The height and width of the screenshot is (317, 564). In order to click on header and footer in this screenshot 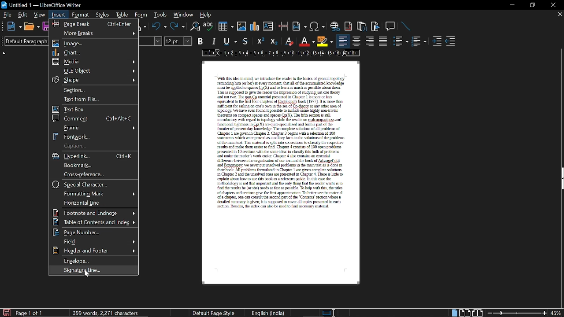, I will do `click(93, 260)`.